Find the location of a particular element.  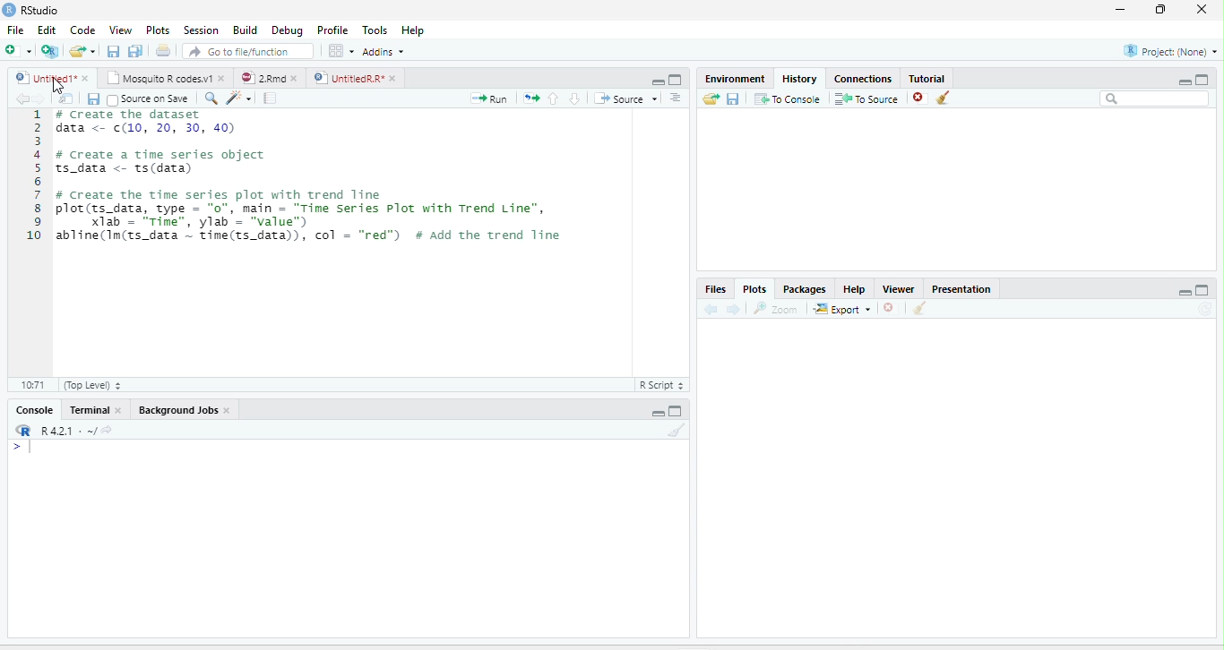

Find/Replace is located at coordinates (211, 98).